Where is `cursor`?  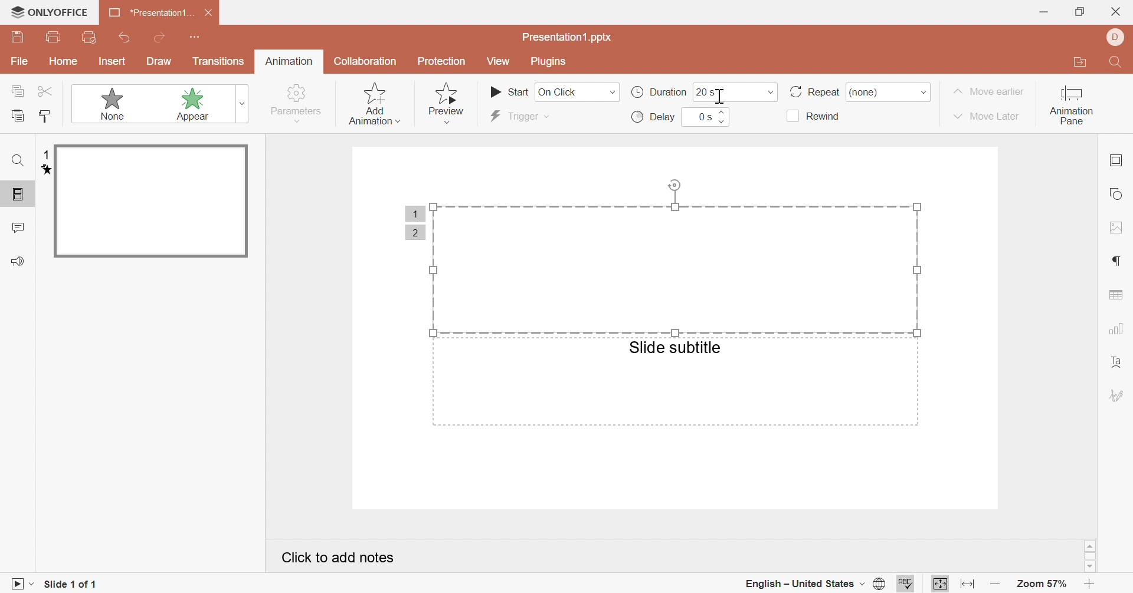 cursor is located at coordinates (721, 95).